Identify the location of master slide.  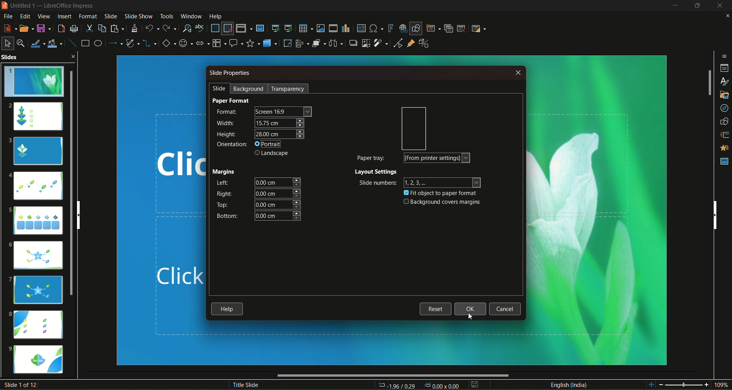
(261, 28).